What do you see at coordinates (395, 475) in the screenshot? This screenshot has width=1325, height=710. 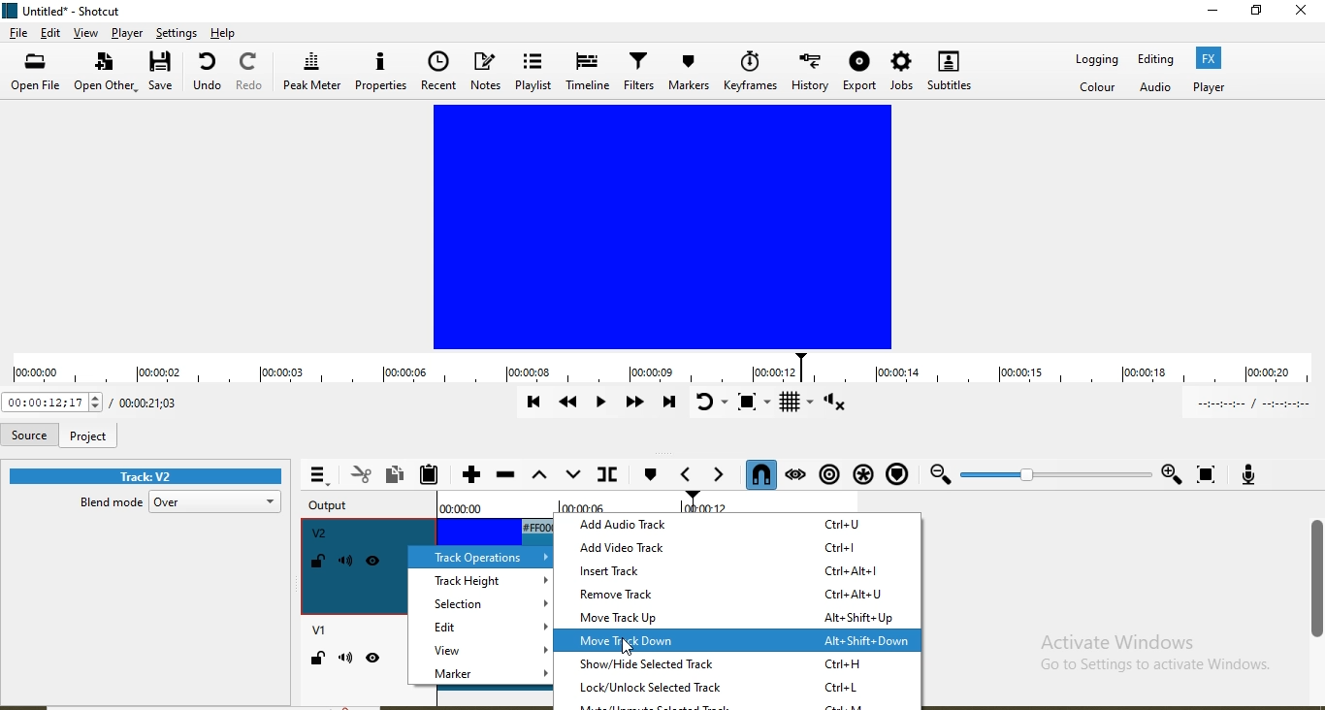 I see `Copy` at bounding box center [395, 475].